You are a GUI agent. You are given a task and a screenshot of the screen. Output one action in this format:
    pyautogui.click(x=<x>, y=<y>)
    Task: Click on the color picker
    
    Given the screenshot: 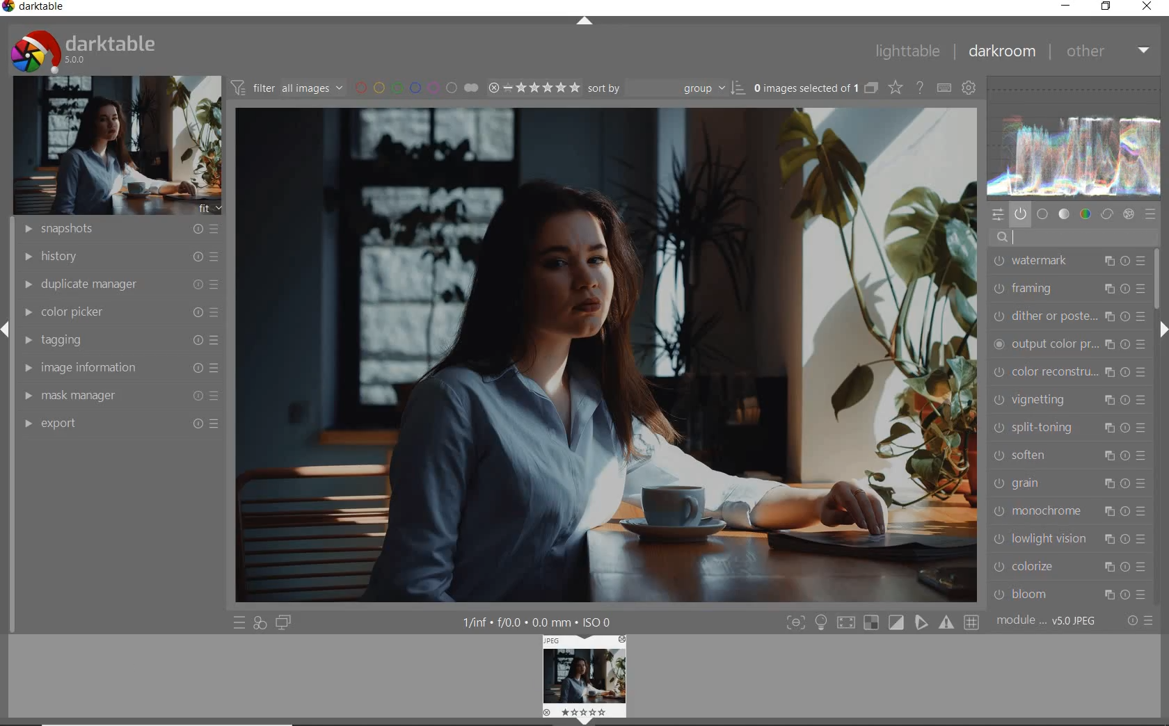 What is the action you would take?
    pyautogui.click(x=120, y=312)
    